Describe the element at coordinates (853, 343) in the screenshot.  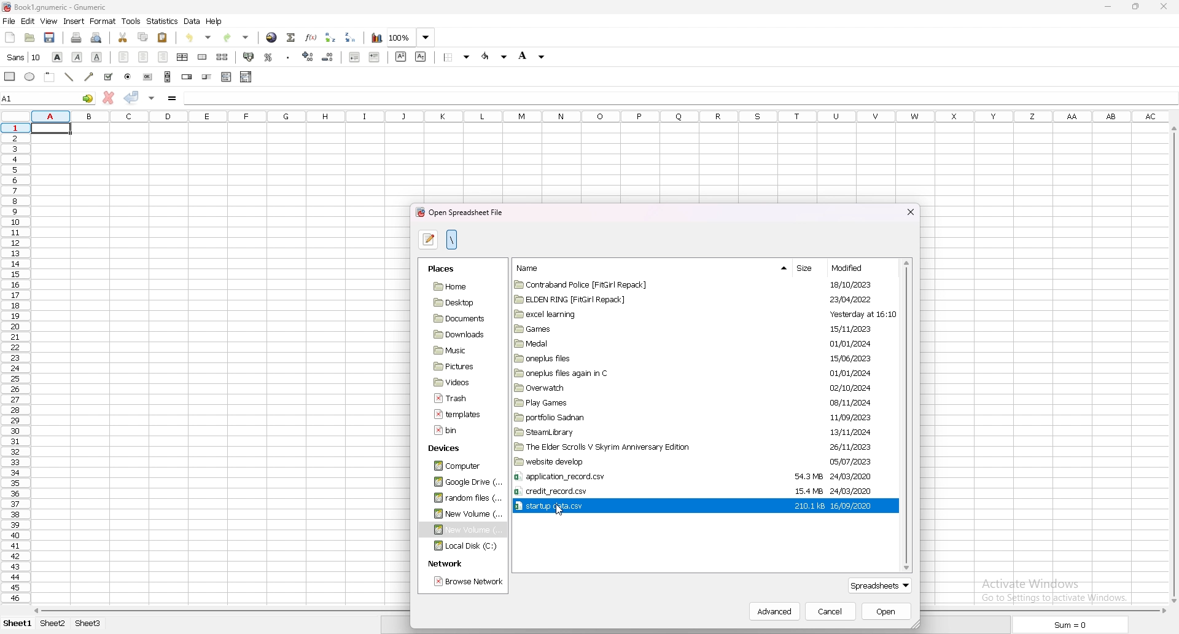
I see `01/01/2024` at that location.